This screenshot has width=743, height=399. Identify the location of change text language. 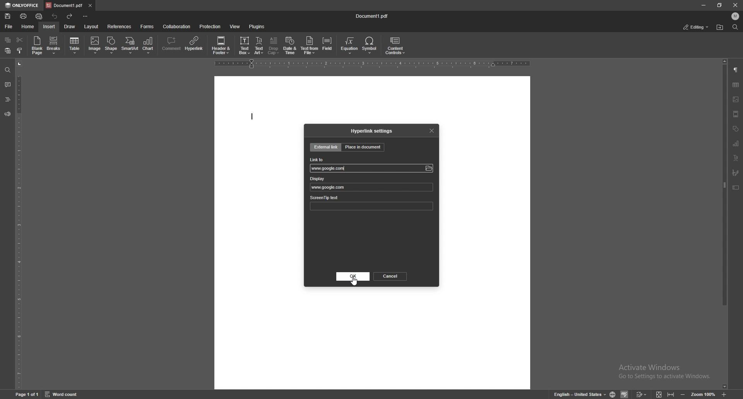
(580, 394).